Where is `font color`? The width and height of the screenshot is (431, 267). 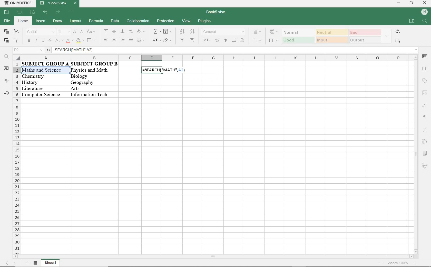 font color is located at coordinates (70, 41).